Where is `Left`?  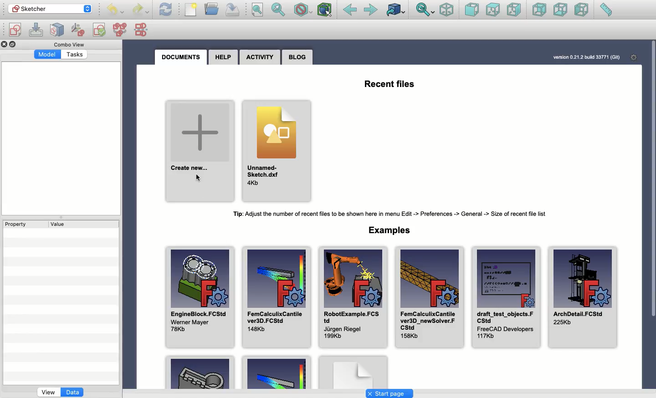
Left is located at coordinates (581, 10).